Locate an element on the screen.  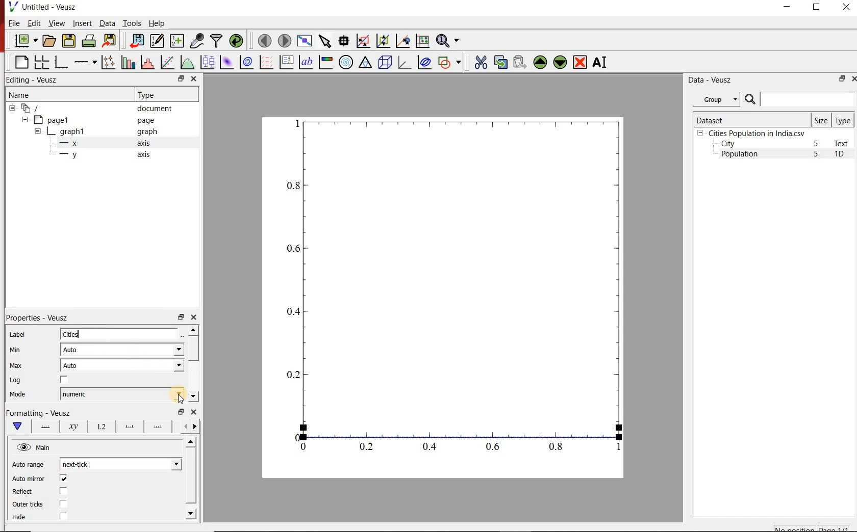
graph1 is located at coordinates (456, 295).